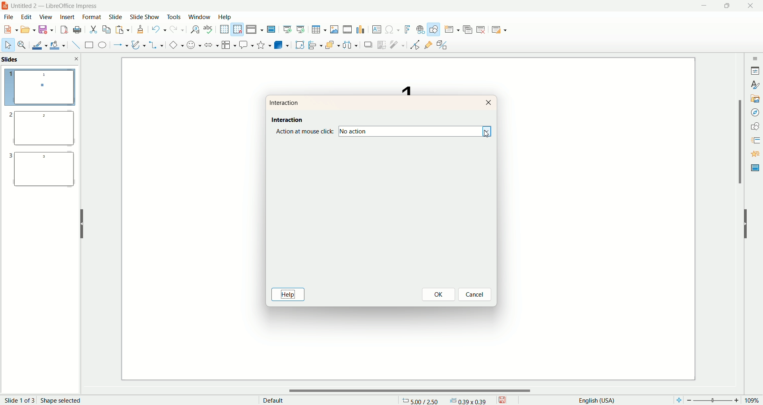  I want to click on align, so click(314, 44).